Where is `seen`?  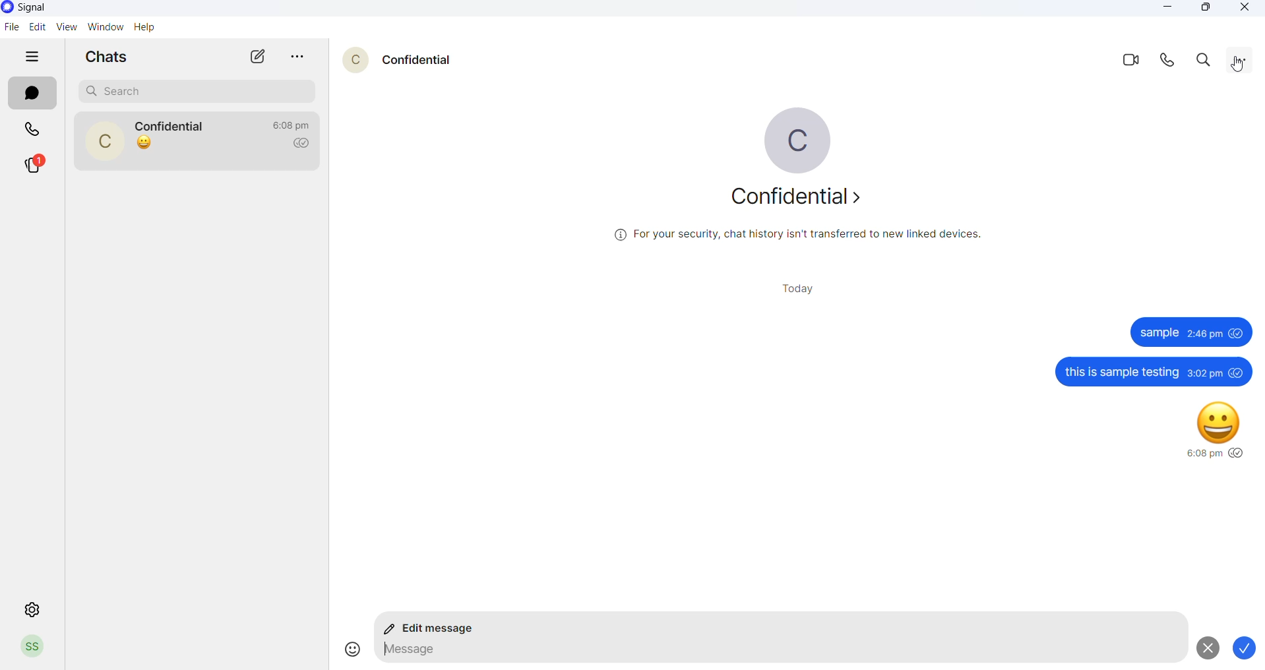 seen is located at coordinates (1237, 334).